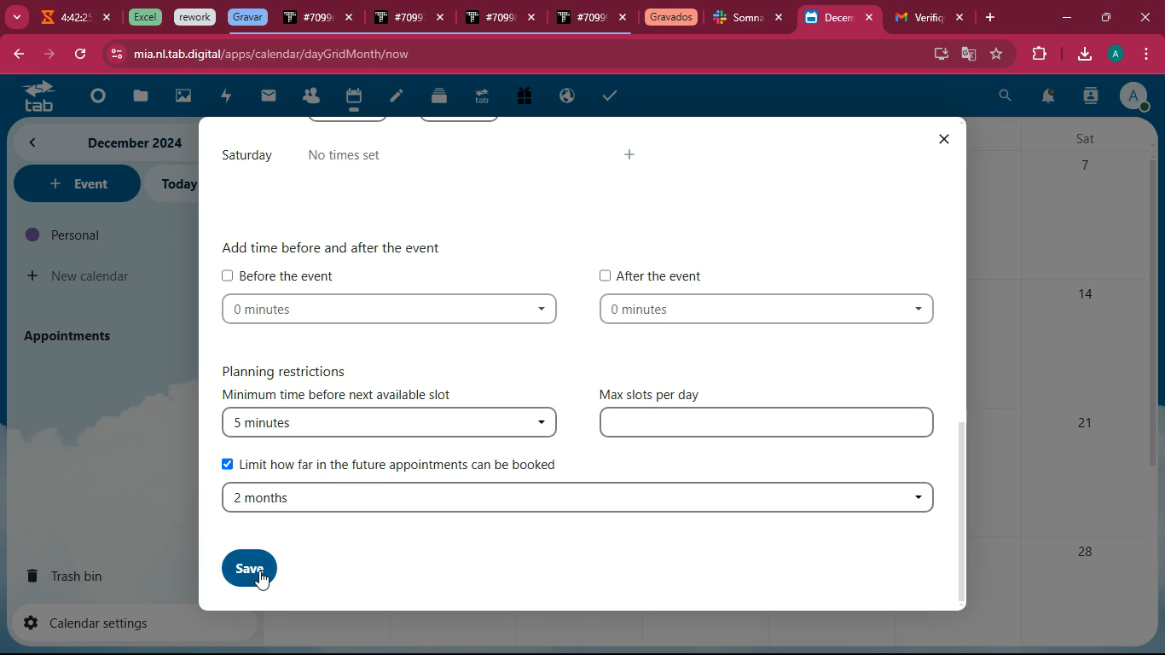  Describe the element at coordinates (1133, 96) in the screenshot. I see `profile` at that location.